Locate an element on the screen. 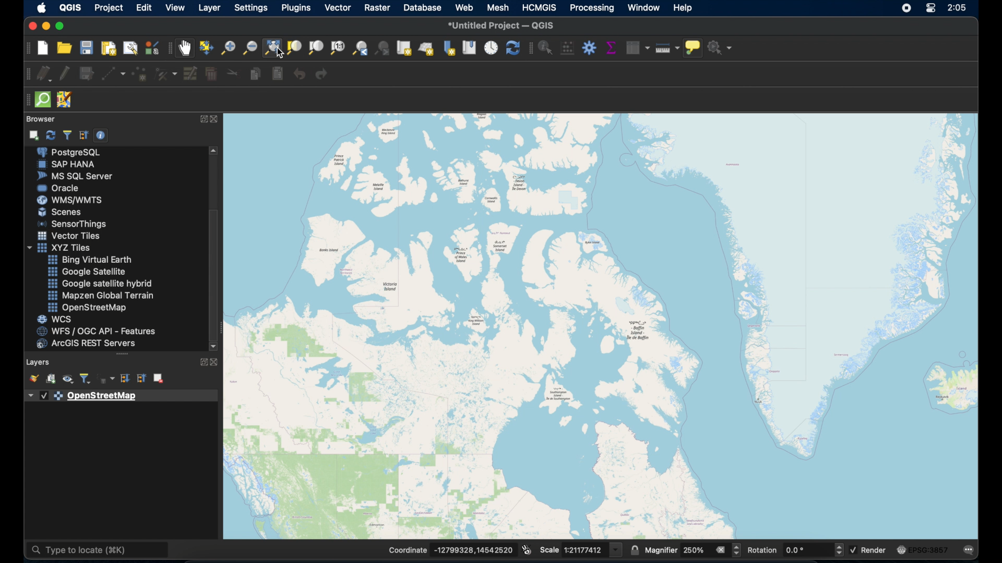 The image size is (1002, 563). JSOM remote is located at coordinates (67, 100).